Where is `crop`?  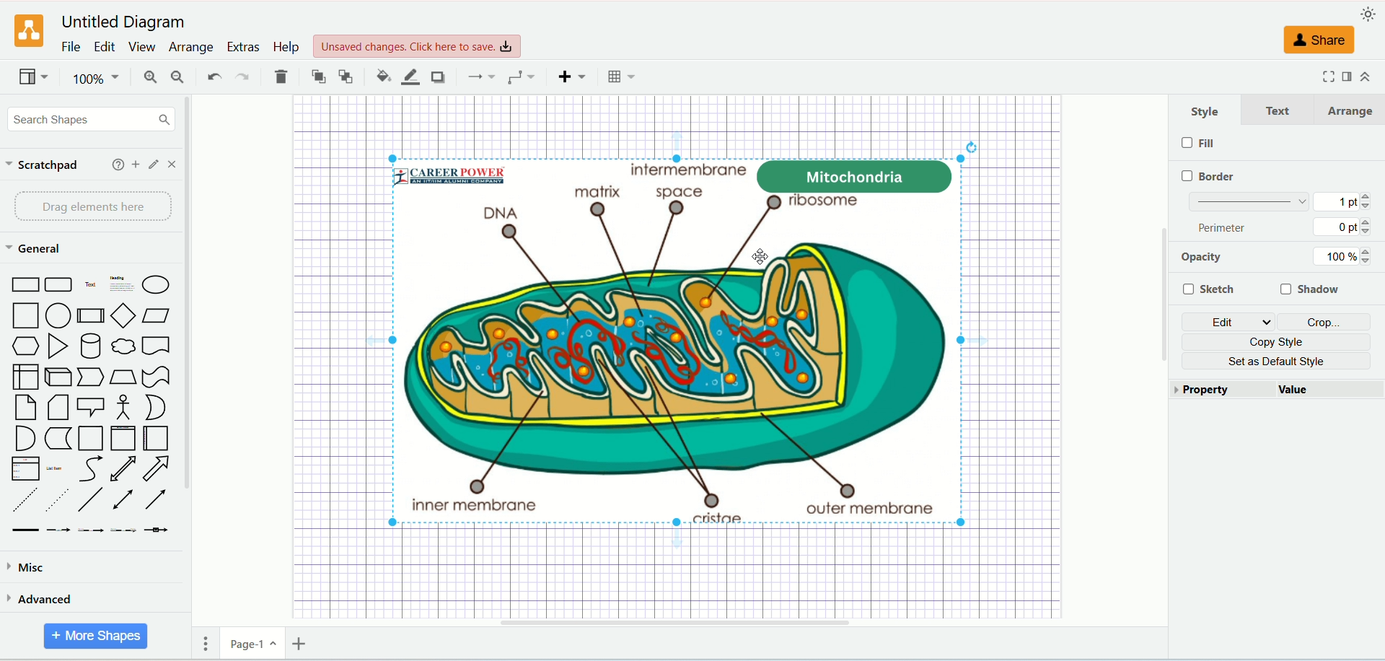
crop is located at coordinates (1323, 322).